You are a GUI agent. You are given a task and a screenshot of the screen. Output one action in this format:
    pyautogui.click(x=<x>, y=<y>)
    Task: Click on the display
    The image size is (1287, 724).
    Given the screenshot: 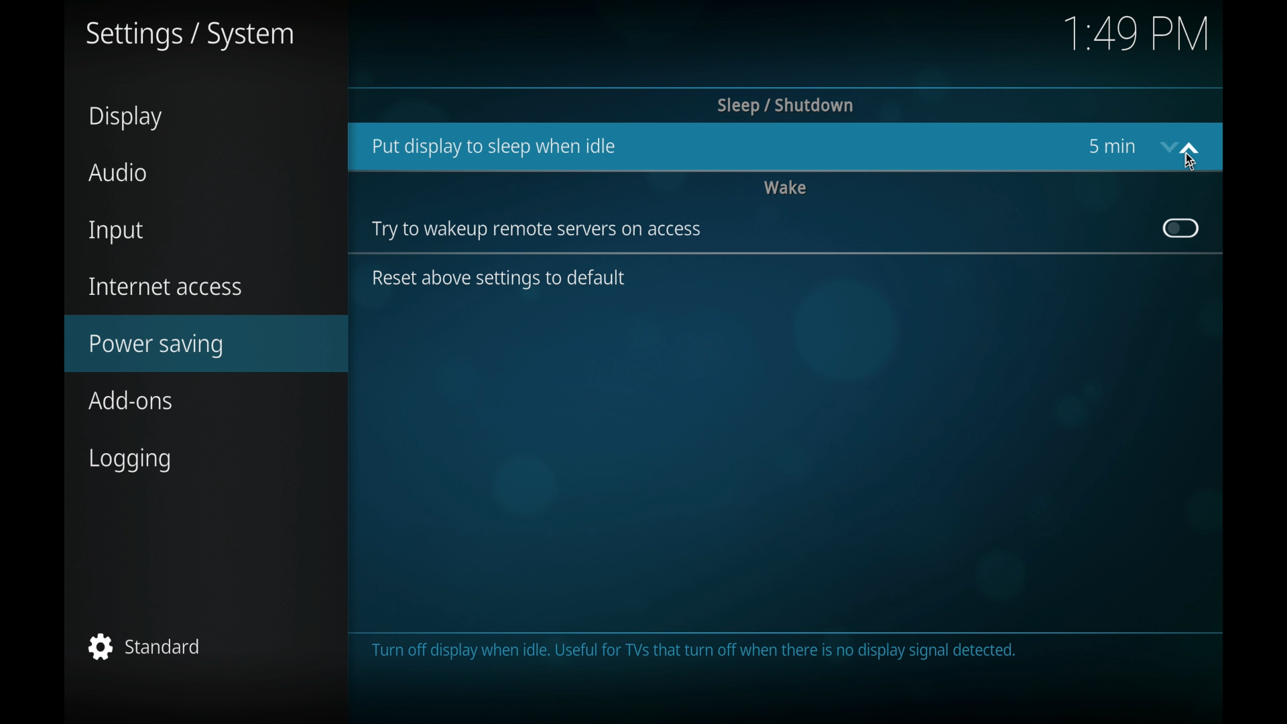 What is the action you would take?
    pyautogui.click(x=125, y=117)
    